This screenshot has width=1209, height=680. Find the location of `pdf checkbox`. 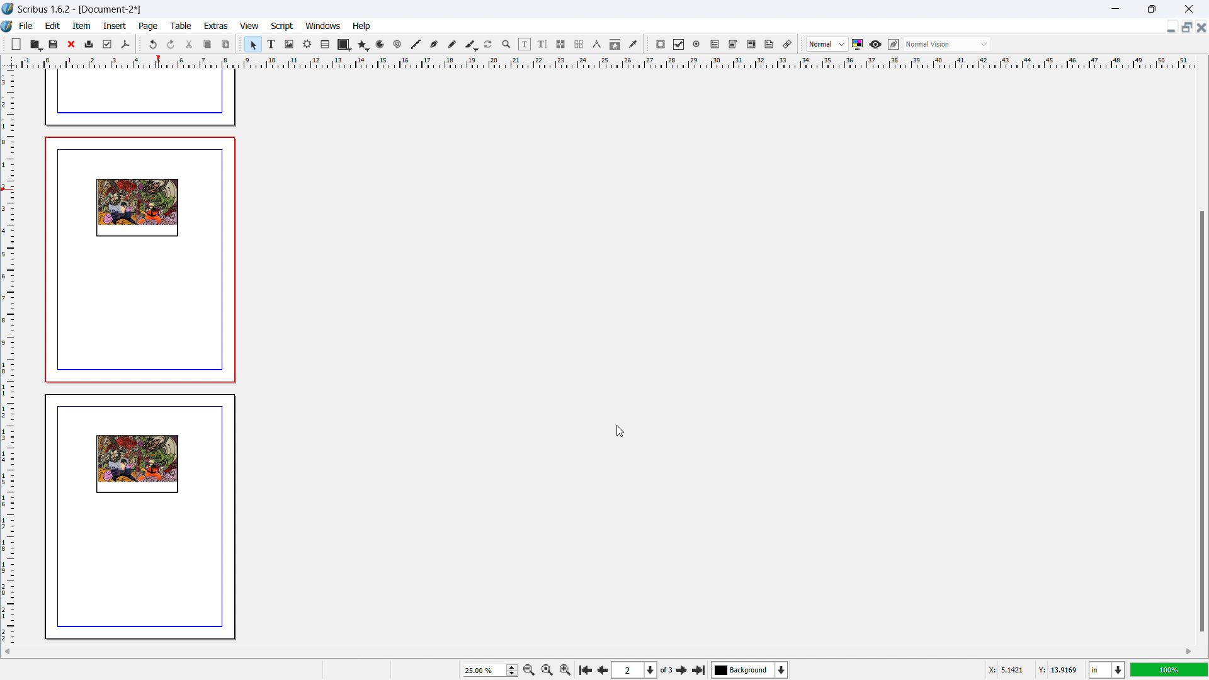

pdf checkbox is located at coordinates (678, 44).